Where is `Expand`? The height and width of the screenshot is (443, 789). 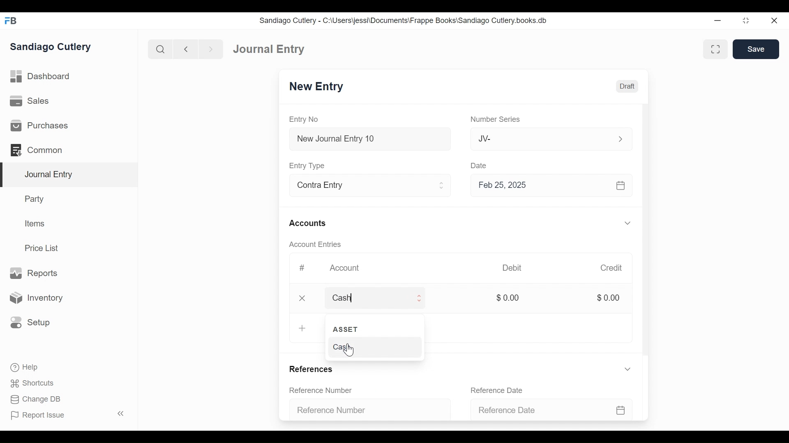 Expand is located at coordinates (628, 224).